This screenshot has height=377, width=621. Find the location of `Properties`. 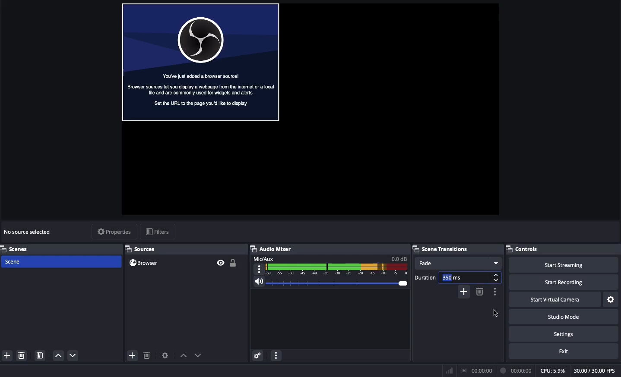

Properties is located at coordinates (113, 232).